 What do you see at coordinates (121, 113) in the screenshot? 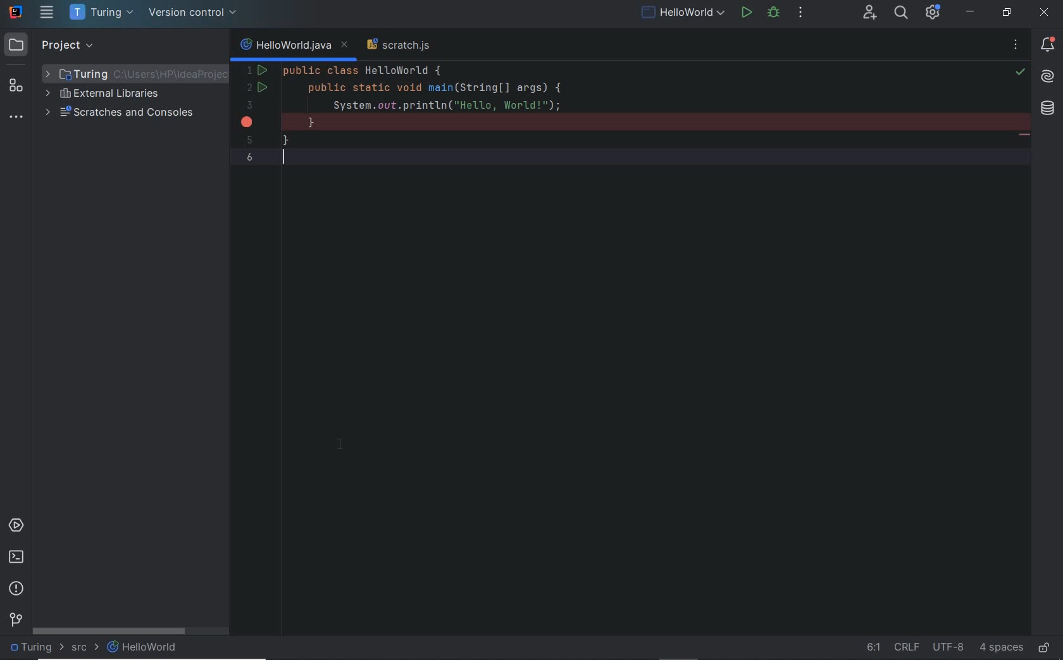
I see `scratches and consoles` at bounding box center [121, 113].